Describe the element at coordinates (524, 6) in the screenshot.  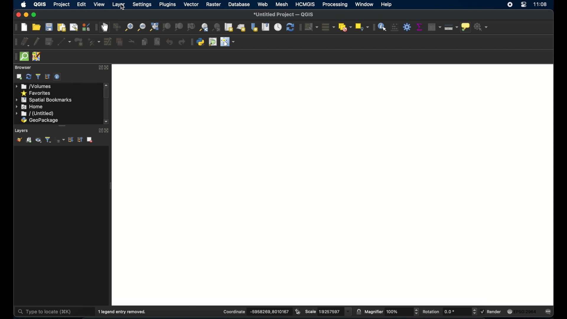
I see `control center` at that location.